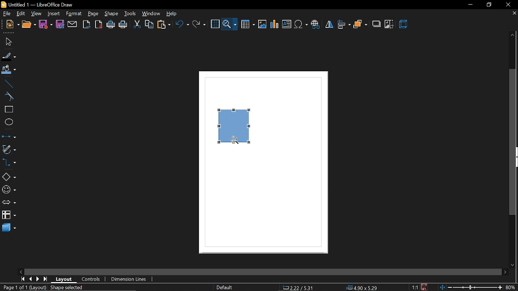 The width and height of the screenshot is (518, 291). Describe the element at coordinates (8, 190) in the screenshot. I see `symbol shapes` at that location.